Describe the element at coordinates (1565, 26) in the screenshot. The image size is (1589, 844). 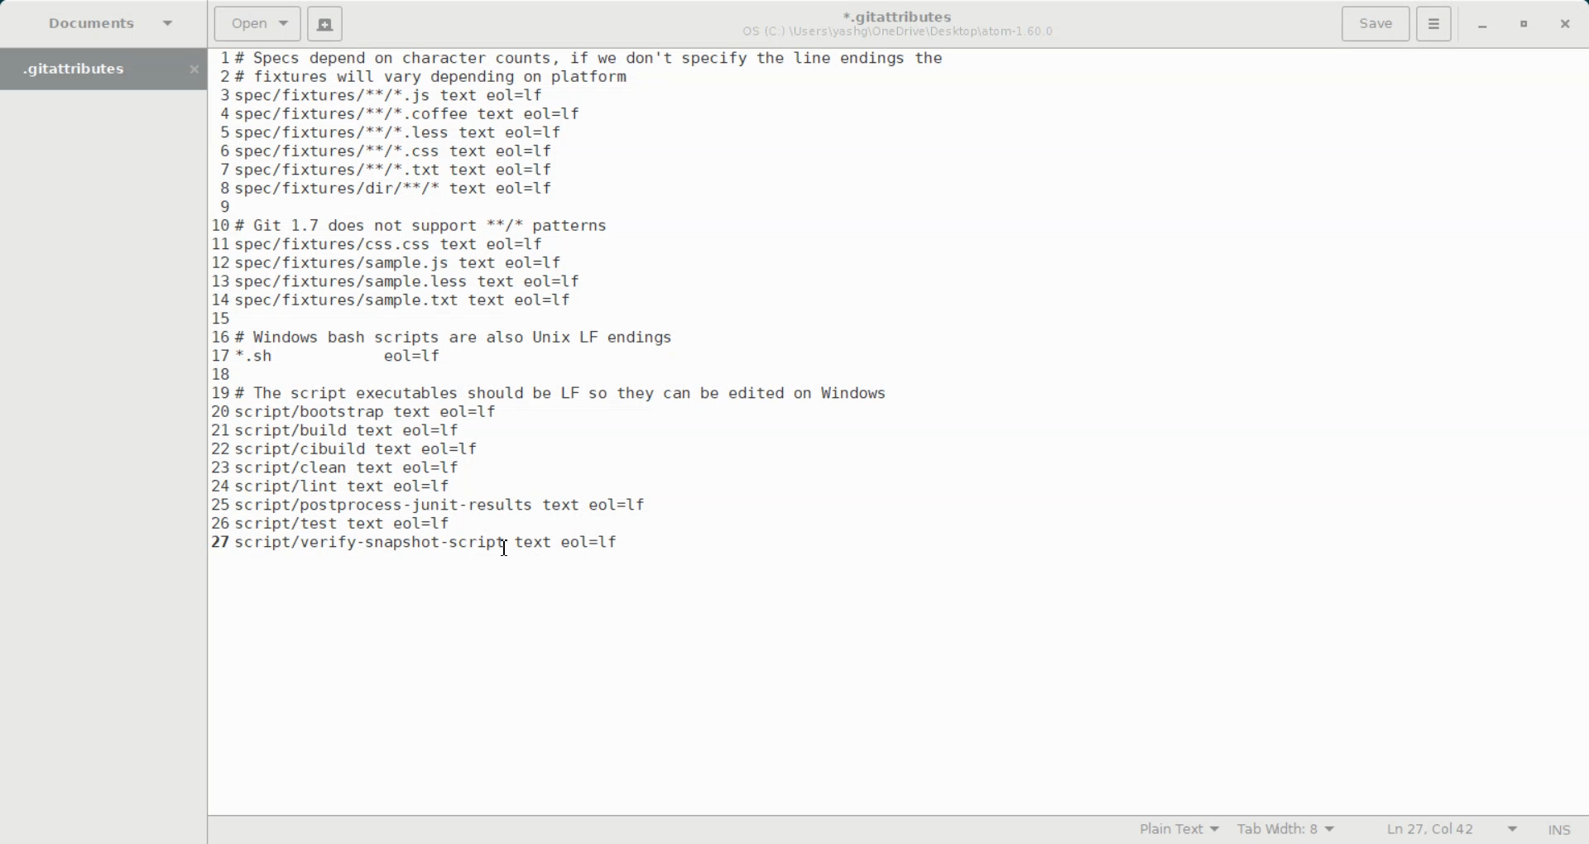
I see `Close` at that location.